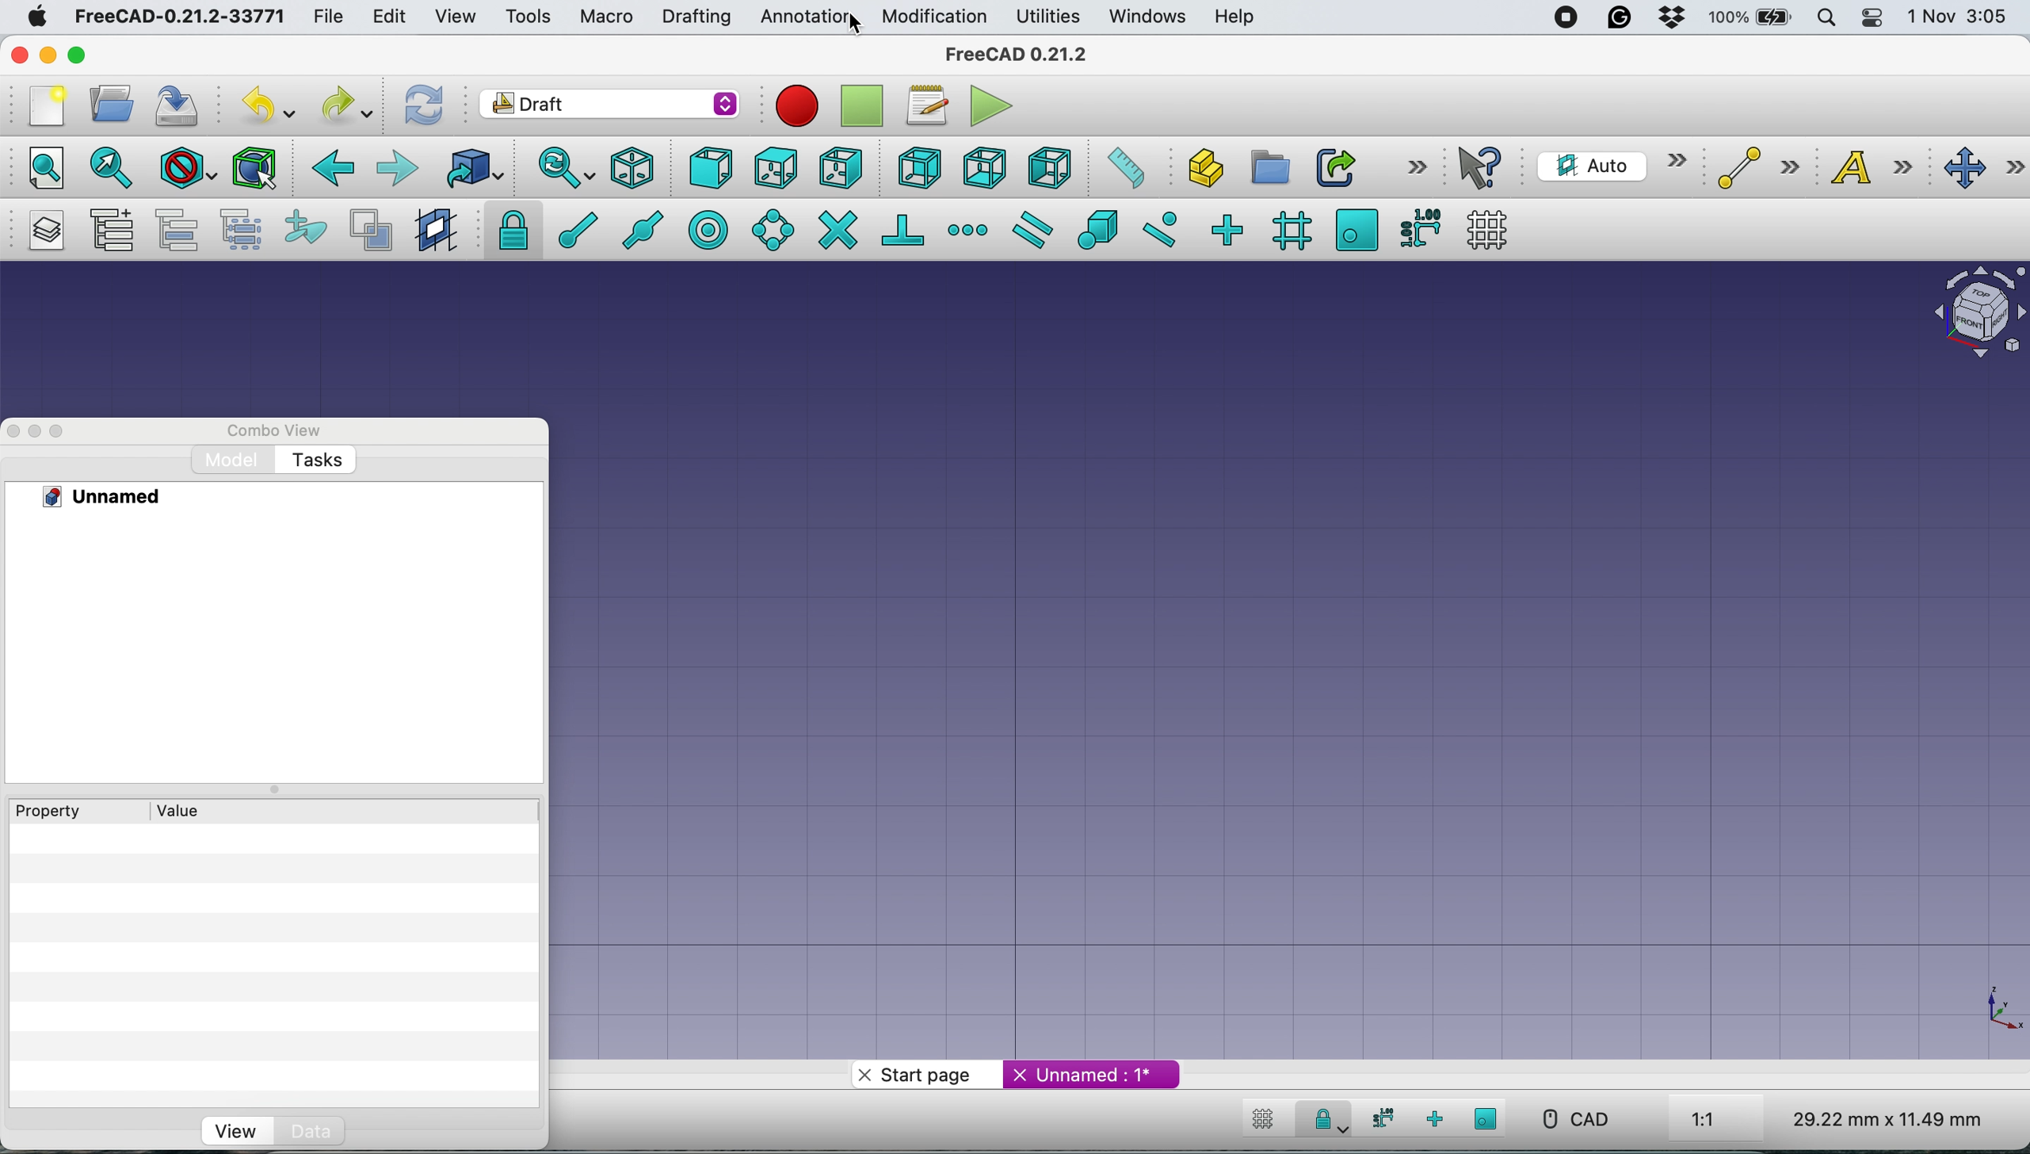 The image size is (2030, 1154). I want to click on tasks, so click(318, 459).